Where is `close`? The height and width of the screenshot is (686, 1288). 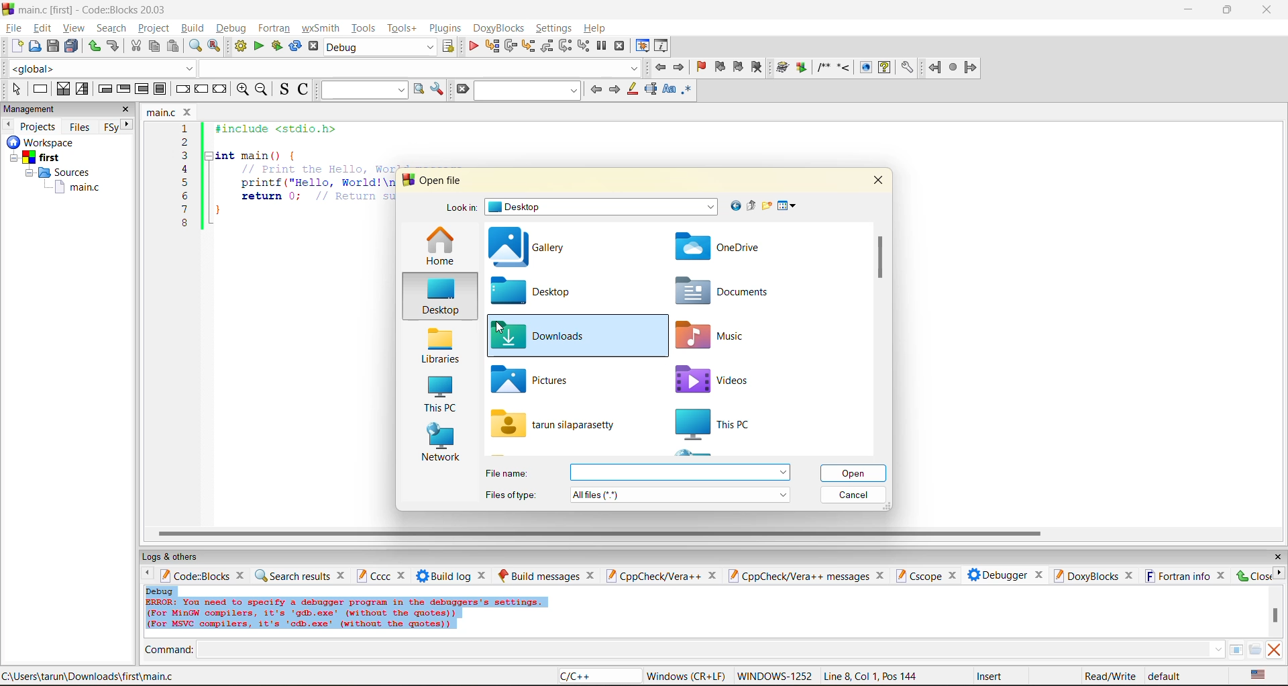
close is located at coordinates (591, 575).